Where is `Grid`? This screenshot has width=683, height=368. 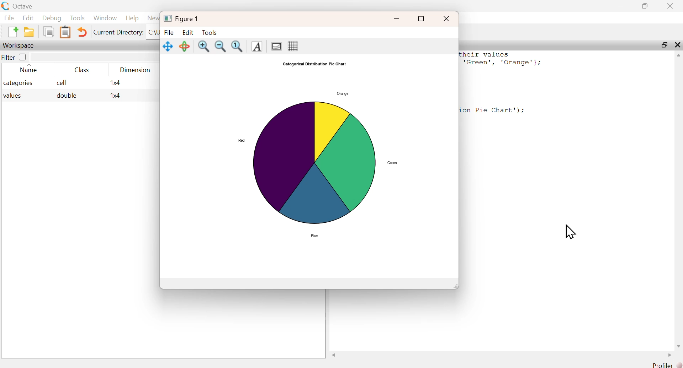 Grid is located at coordinates (293, 47).